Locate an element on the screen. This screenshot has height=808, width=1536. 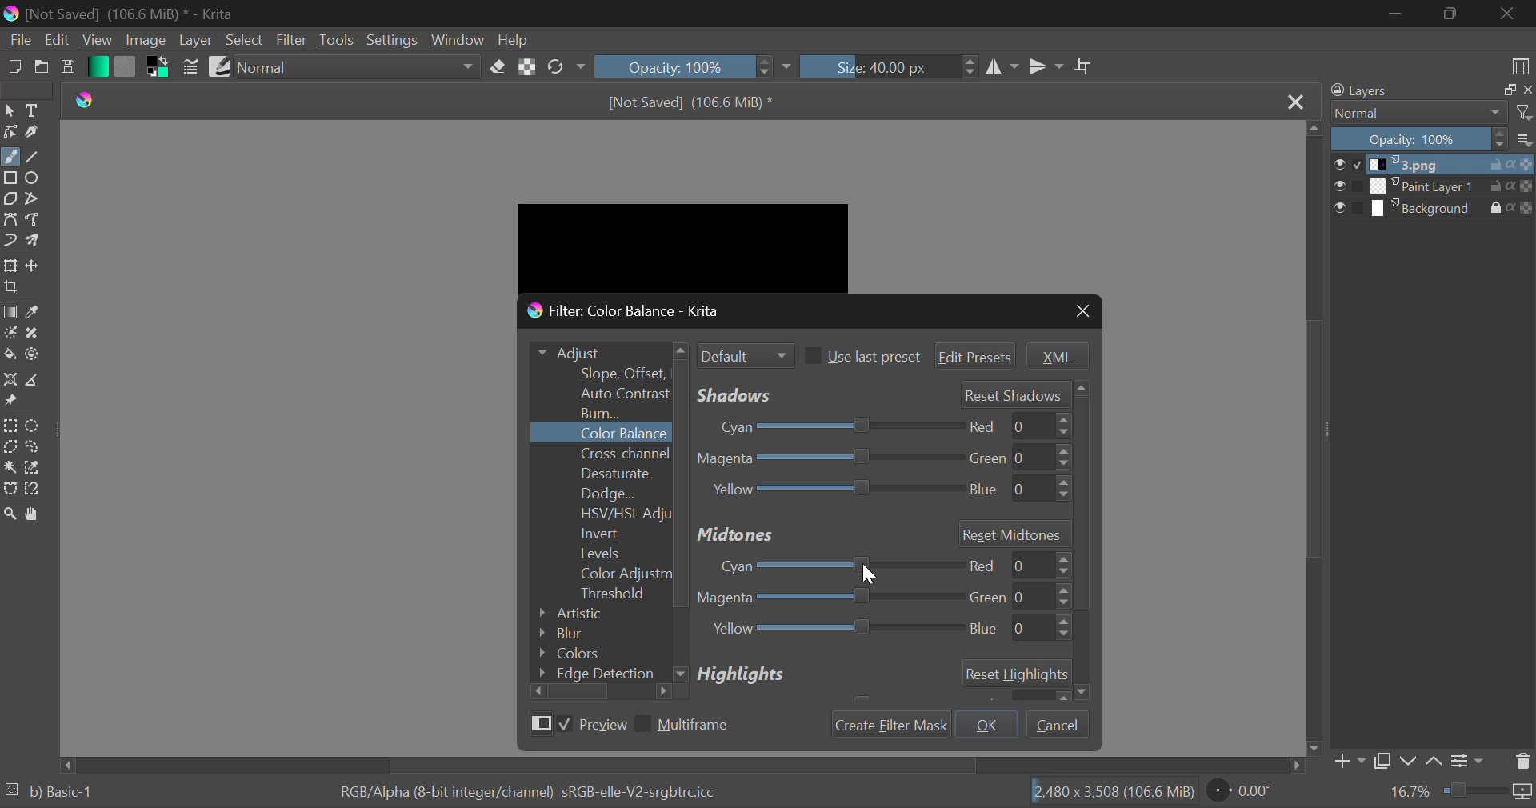
Erase is located at coordinates (498, 68).